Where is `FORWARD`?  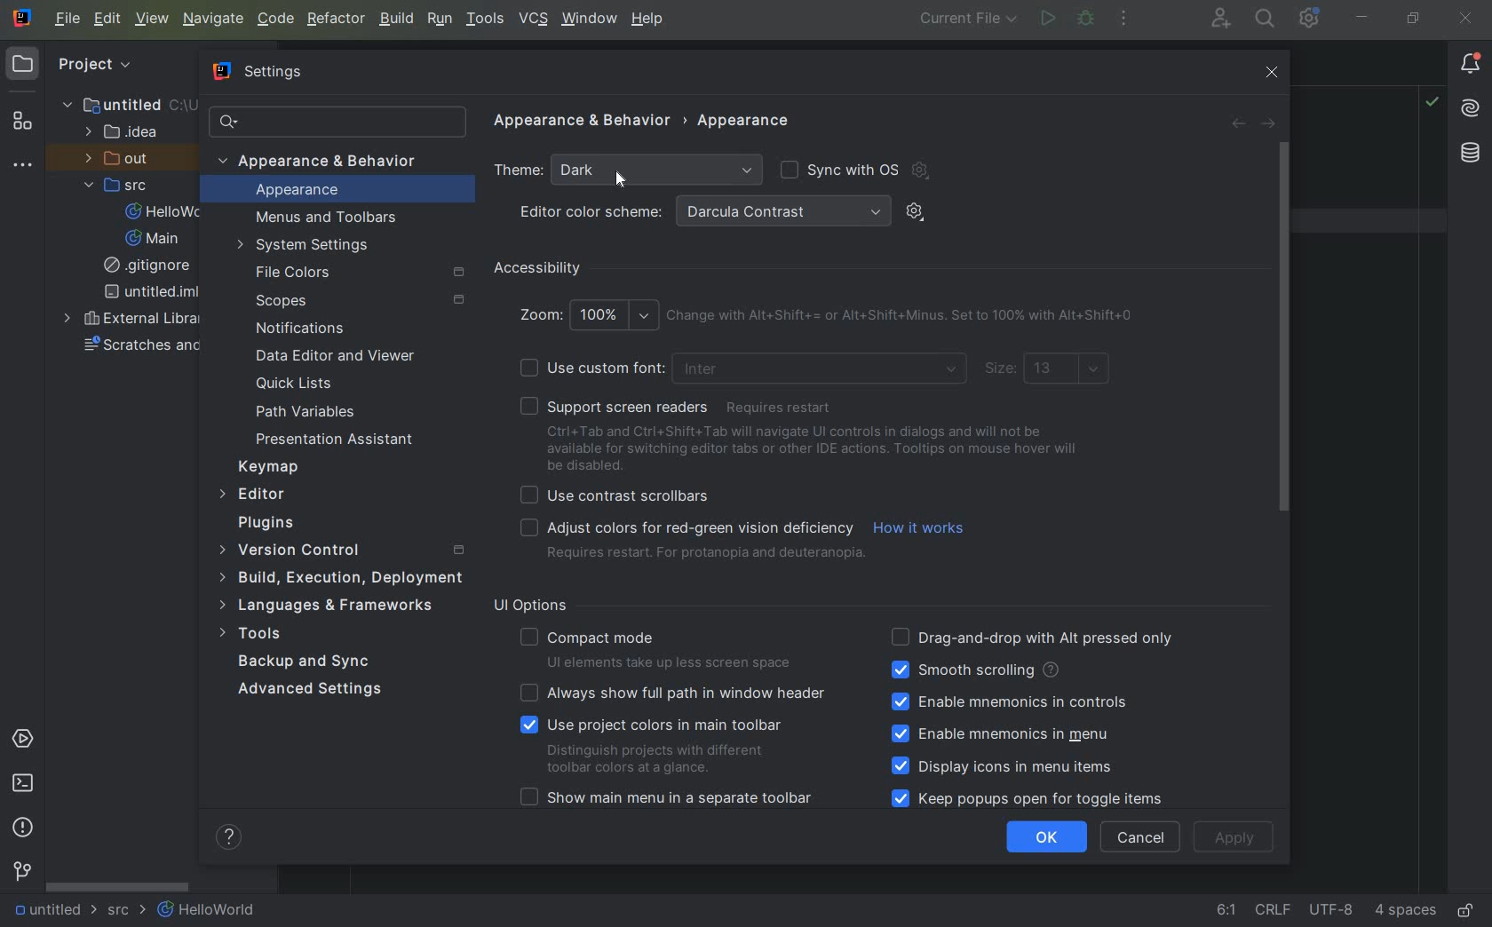
FORWARD is located at coordinates (1268, 123).